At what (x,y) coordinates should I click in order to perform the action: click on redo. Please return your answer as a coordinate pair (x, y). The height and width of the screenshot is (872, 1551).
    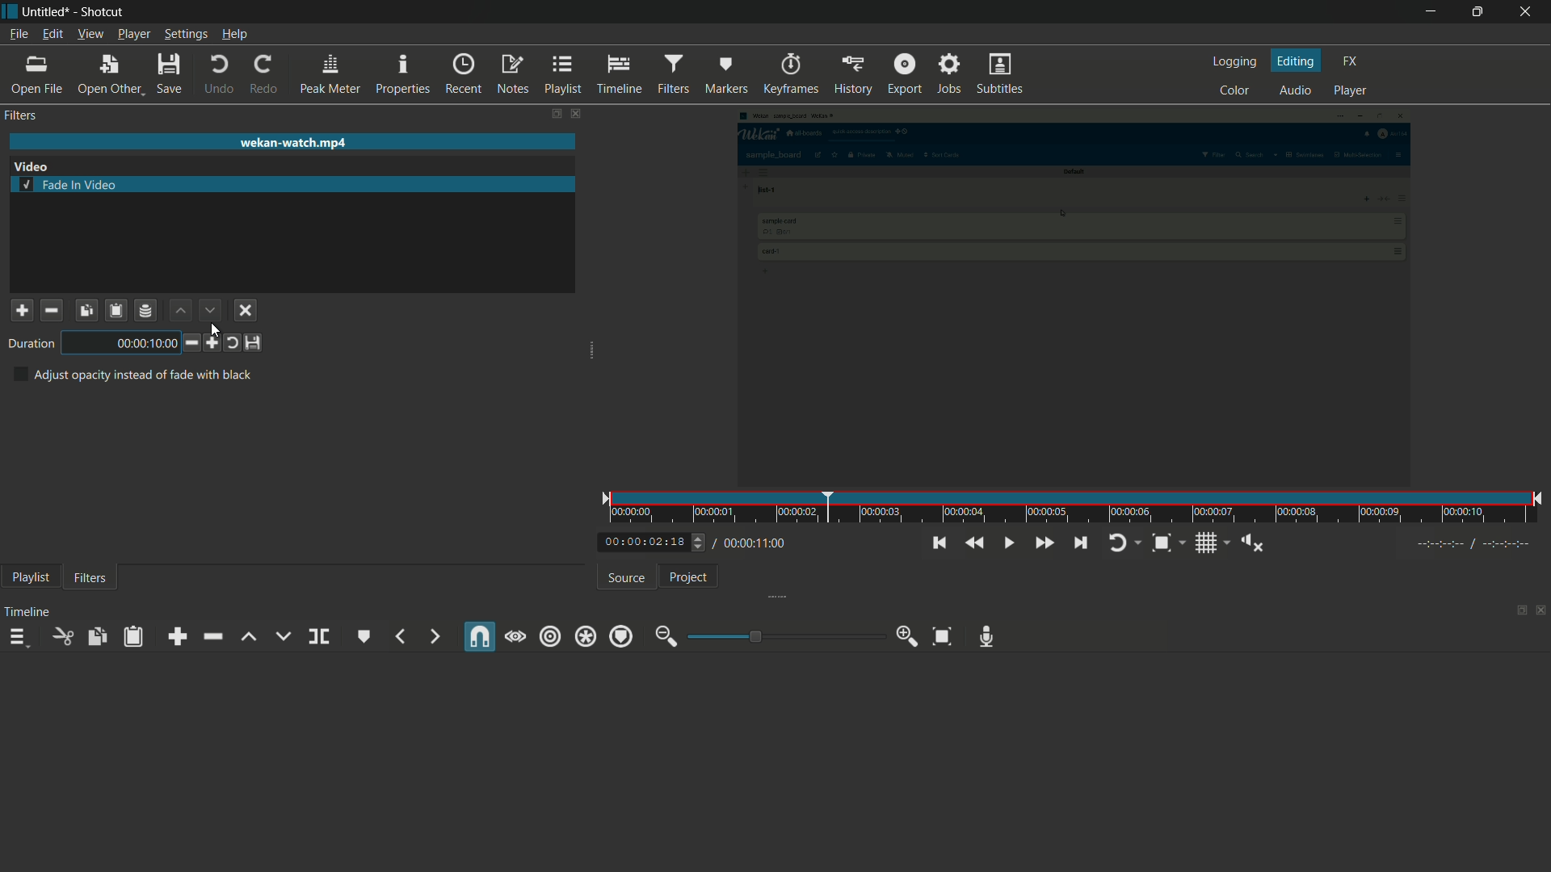
    Looking at the image, I should click on (263, 75).